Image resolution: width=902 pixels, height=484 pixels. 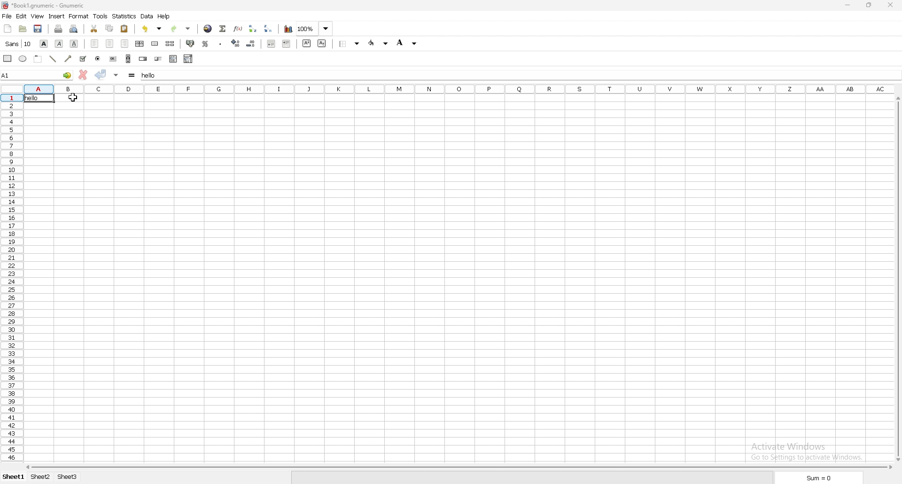 I want to click on accept change in multiple cells, so click(x=117, y=75).